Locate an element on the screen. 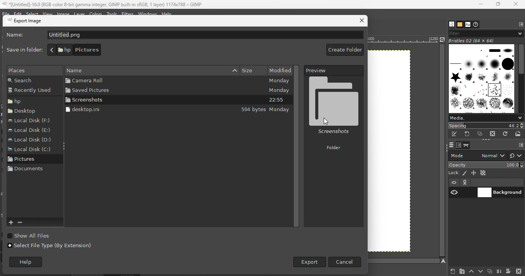  504 bytes Monday is located at coordinates (266, 110).